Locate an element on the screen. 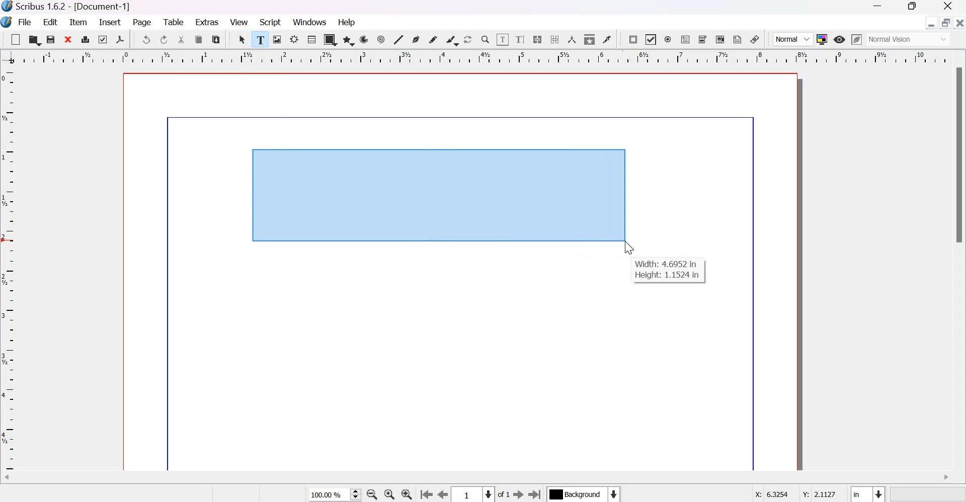  PDF list box is located at coordinates (721, 39).